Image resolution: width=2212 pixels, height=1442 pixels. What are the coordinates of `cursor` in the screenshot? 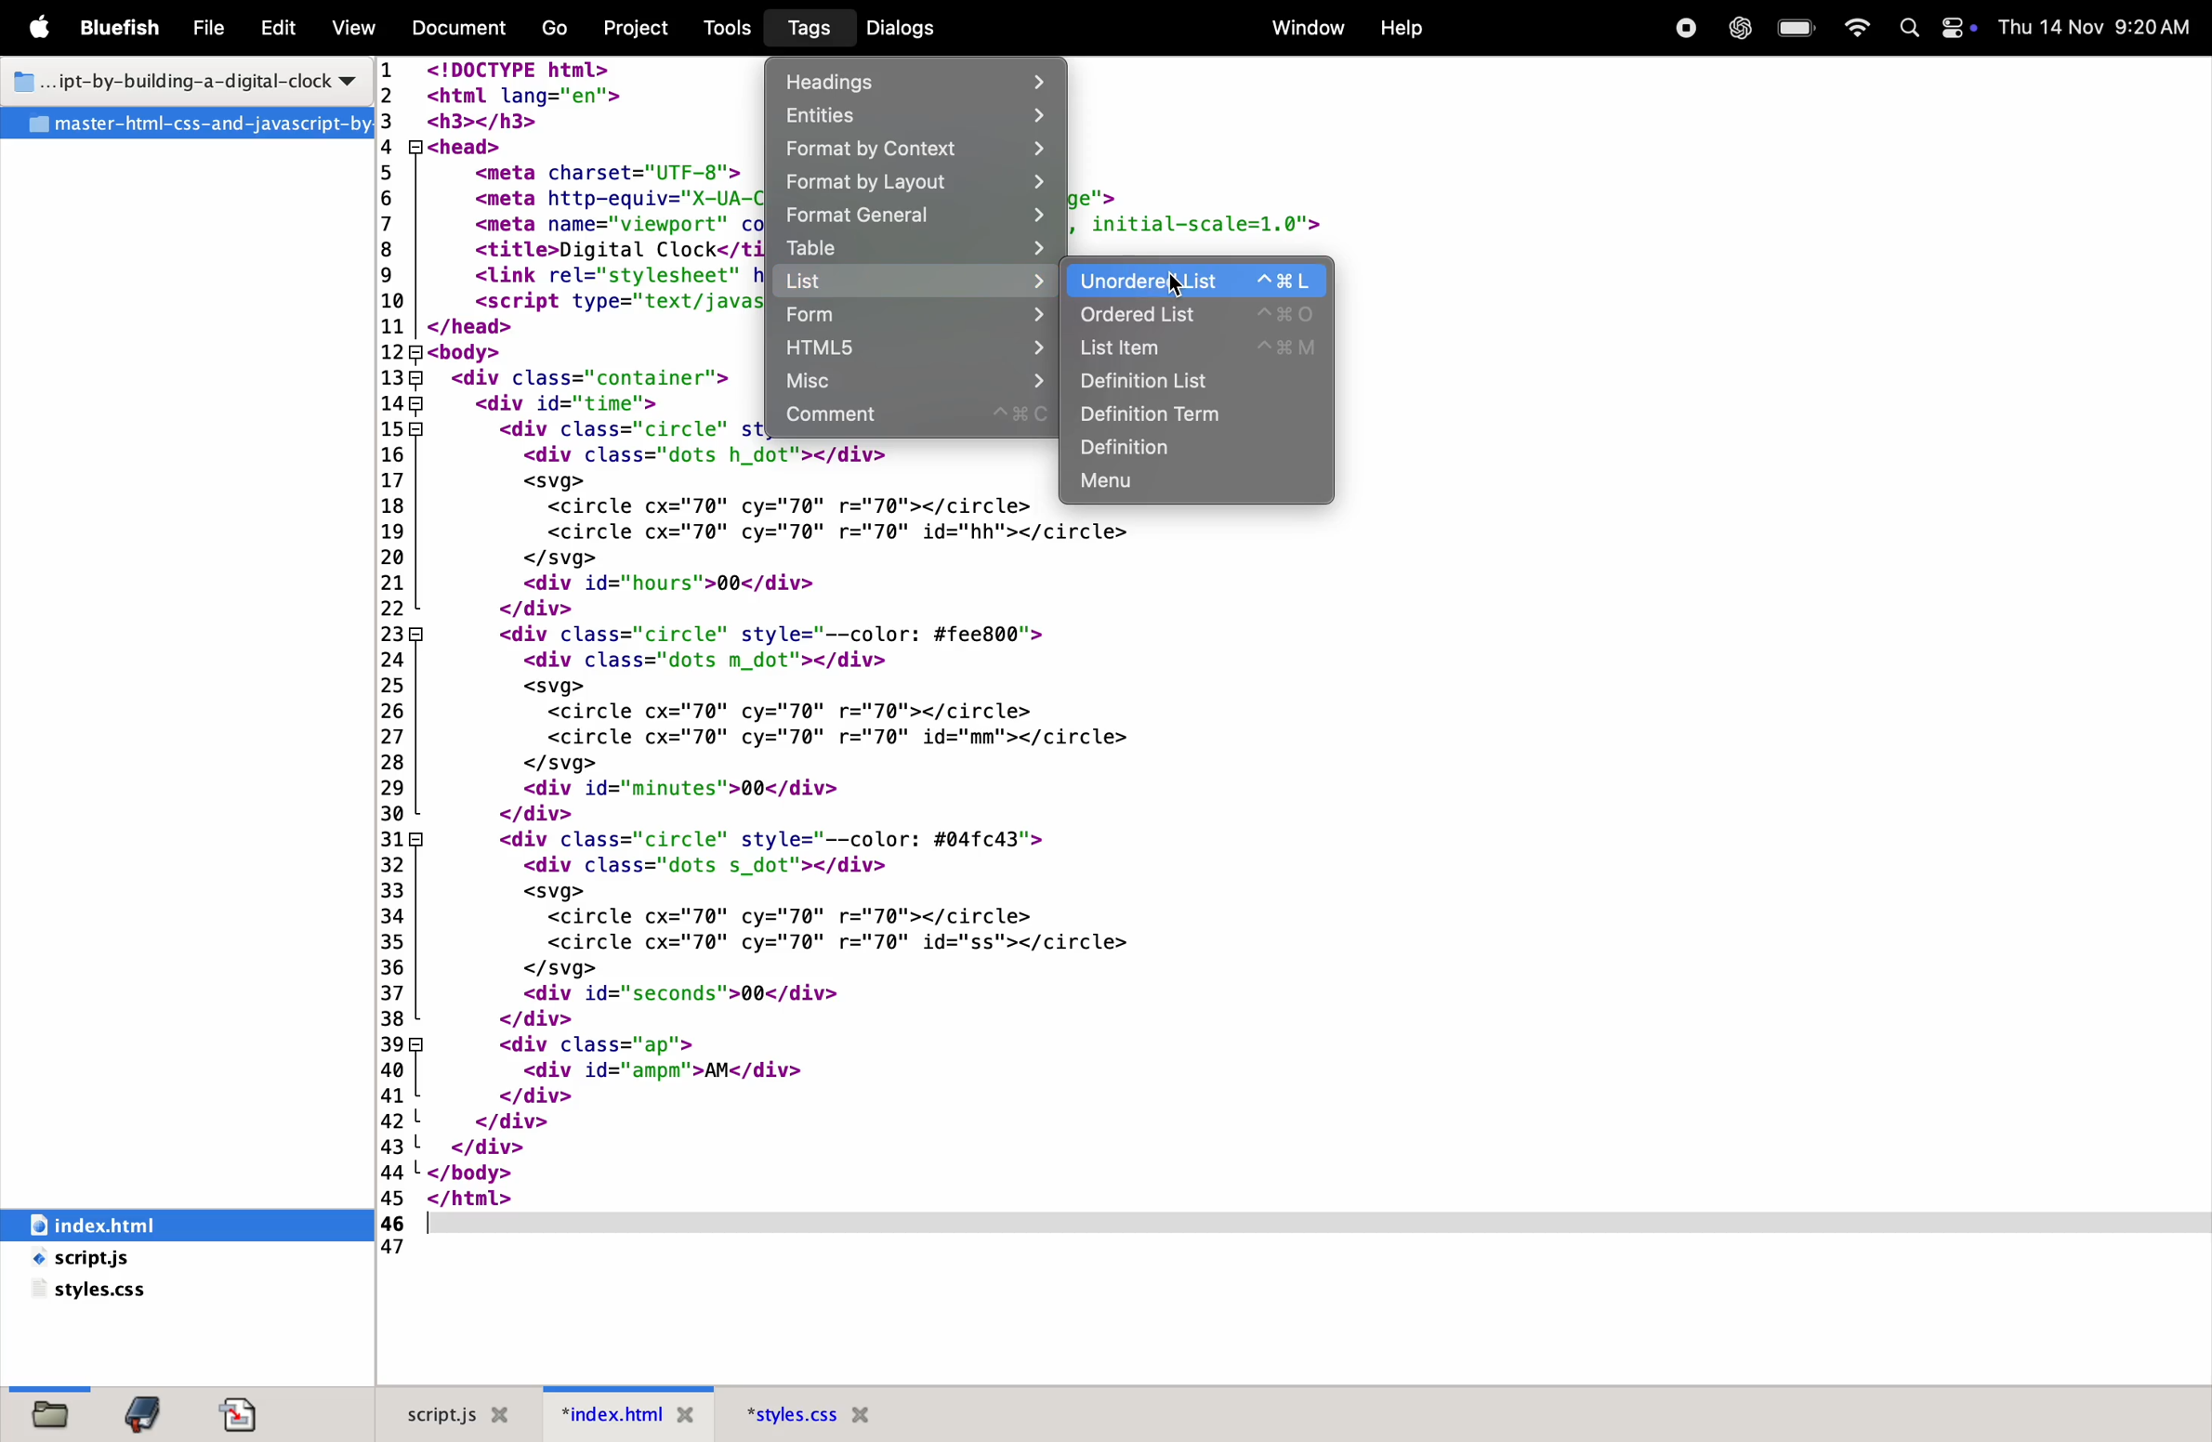 It's located at (1179, 275).